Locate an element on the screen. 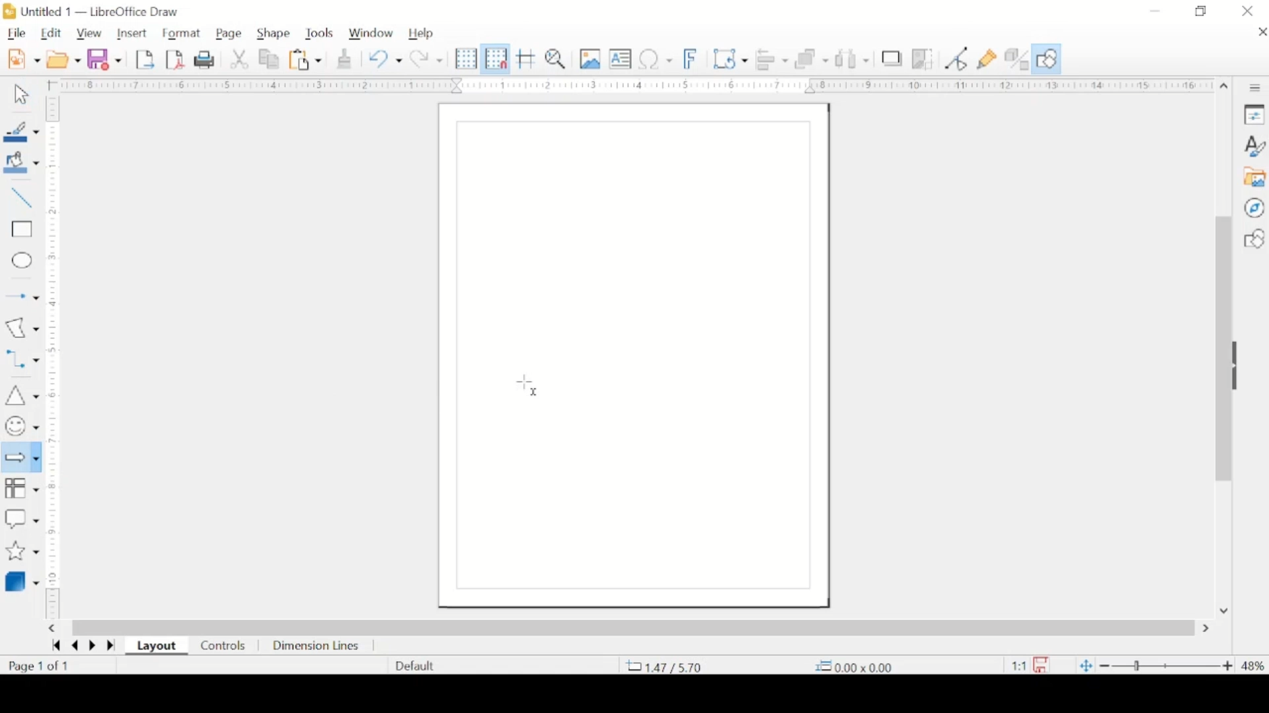 The image size is (1269, 713). default is located at coordinates (416, 665).